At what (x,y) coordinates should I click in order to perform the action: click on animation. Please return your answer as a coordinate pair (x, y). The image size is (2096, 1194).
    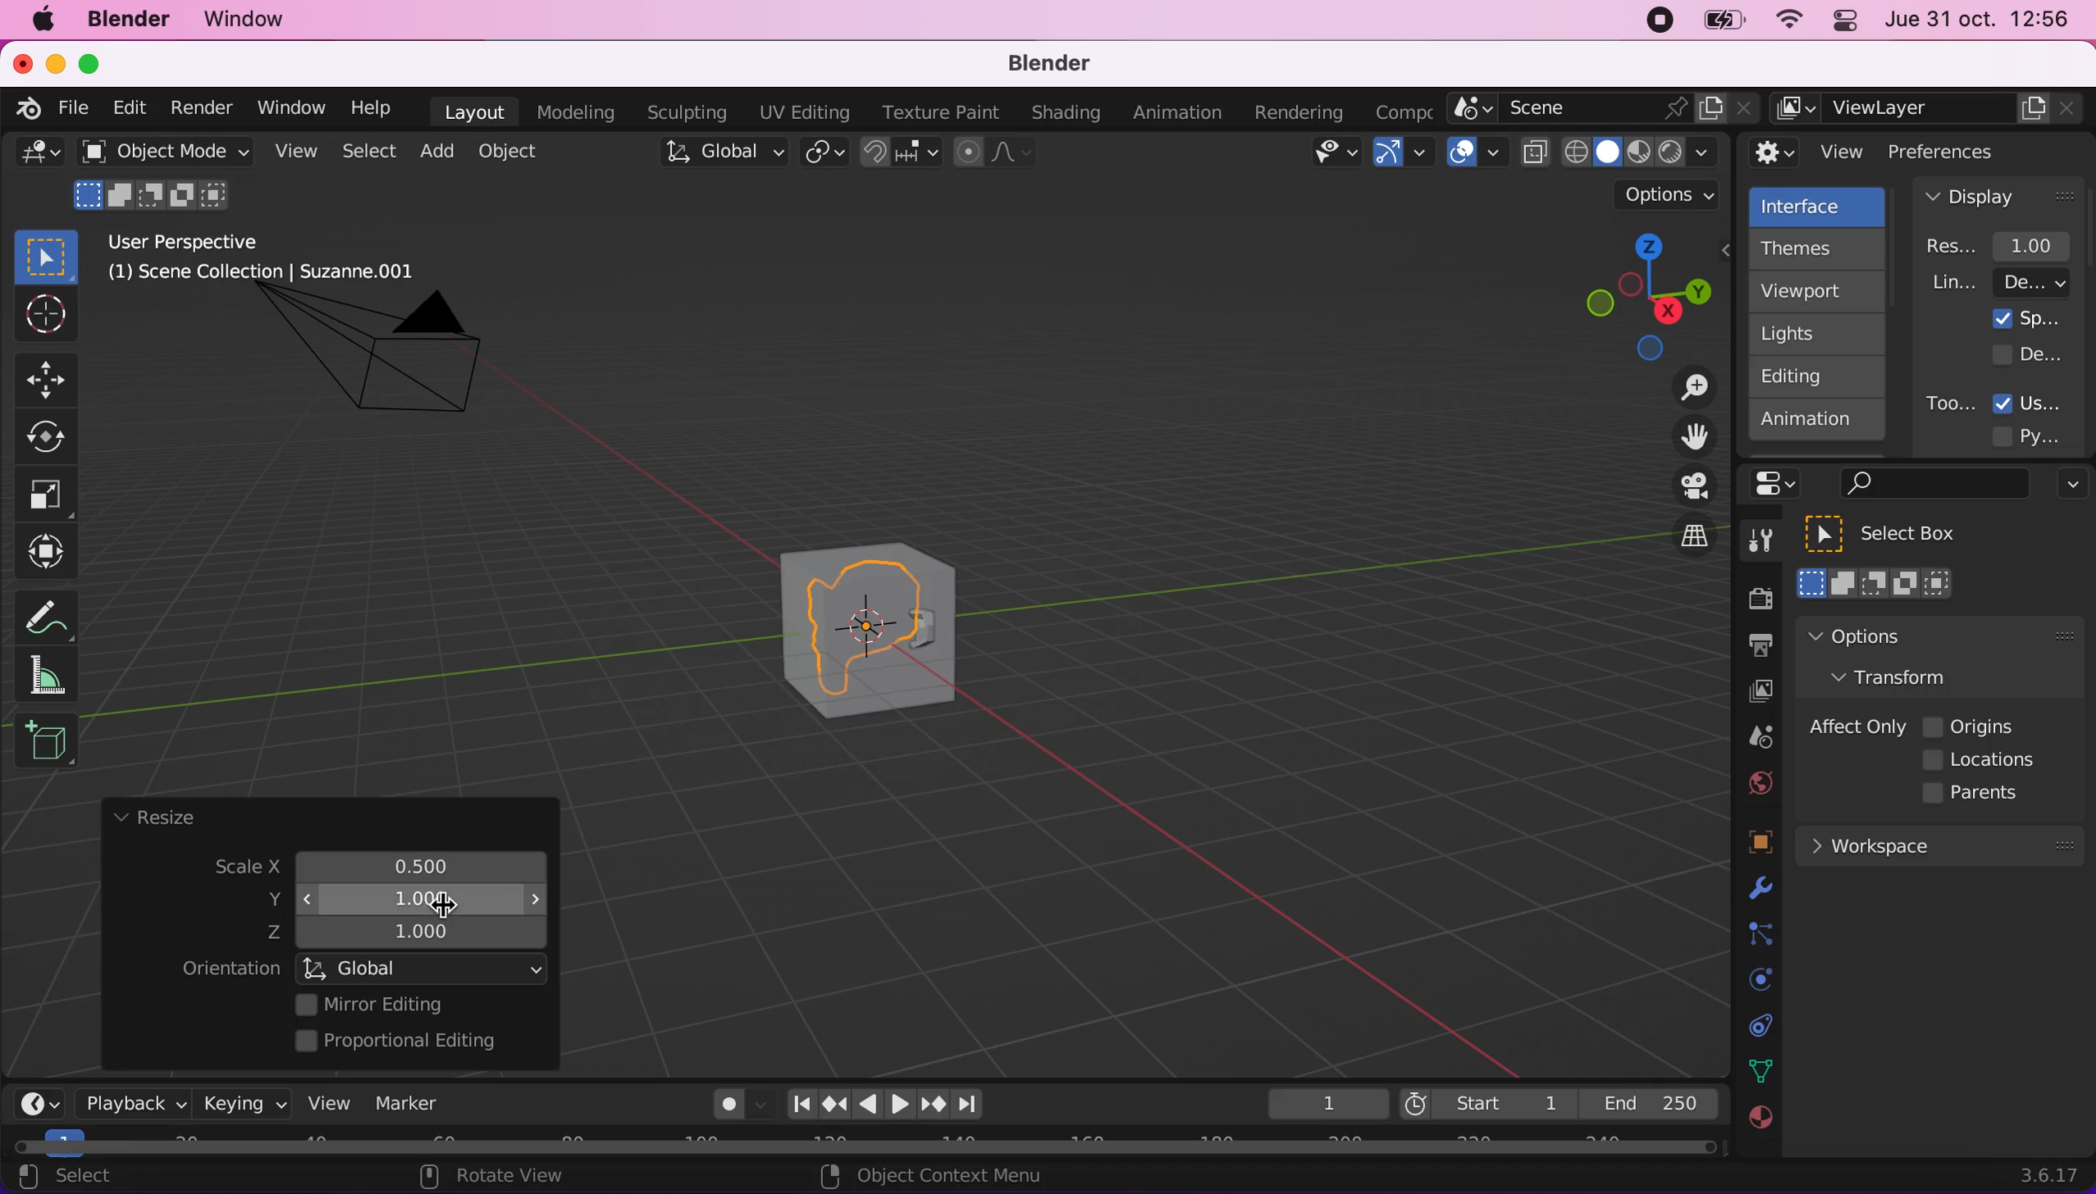
    Looking at the image, I should click on (1181, 113).